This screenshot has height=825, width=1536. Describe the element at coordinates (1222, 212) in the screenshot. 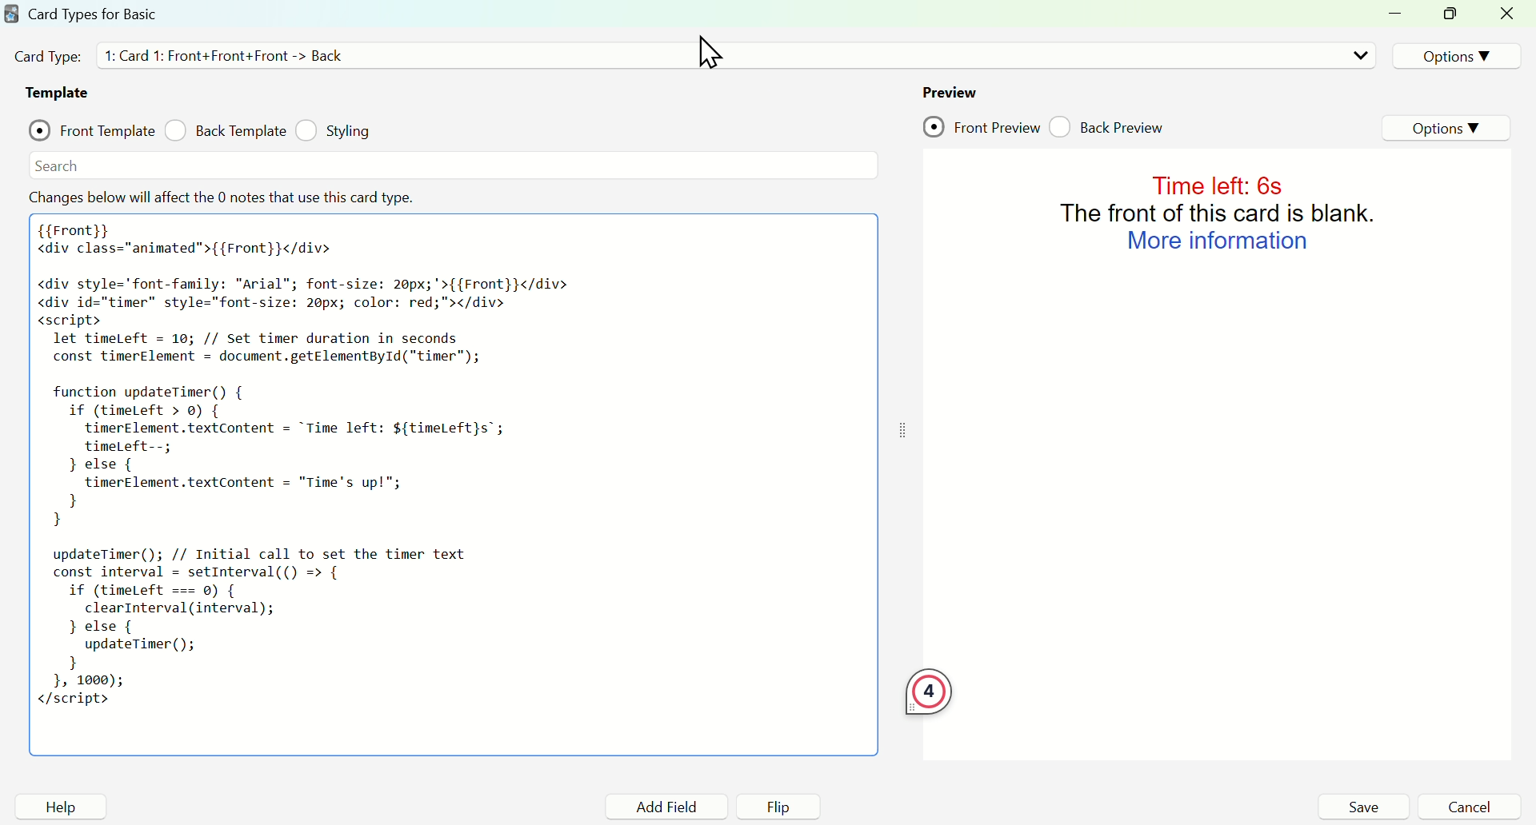

I see `The front of this card is blank.` at that location.